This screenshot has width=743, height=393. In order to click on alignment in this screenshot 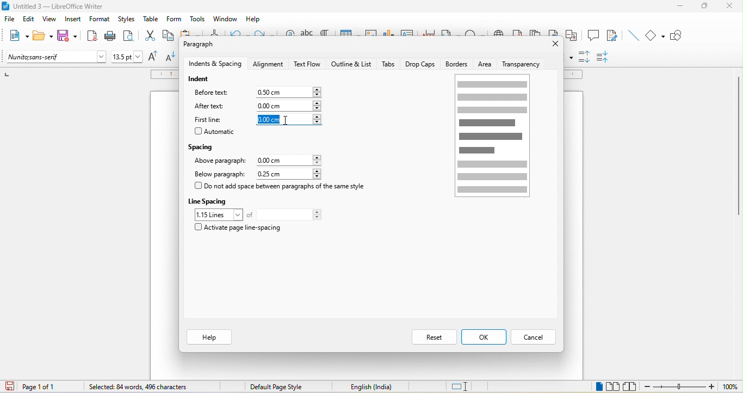, I will do `click(268, 63)`.